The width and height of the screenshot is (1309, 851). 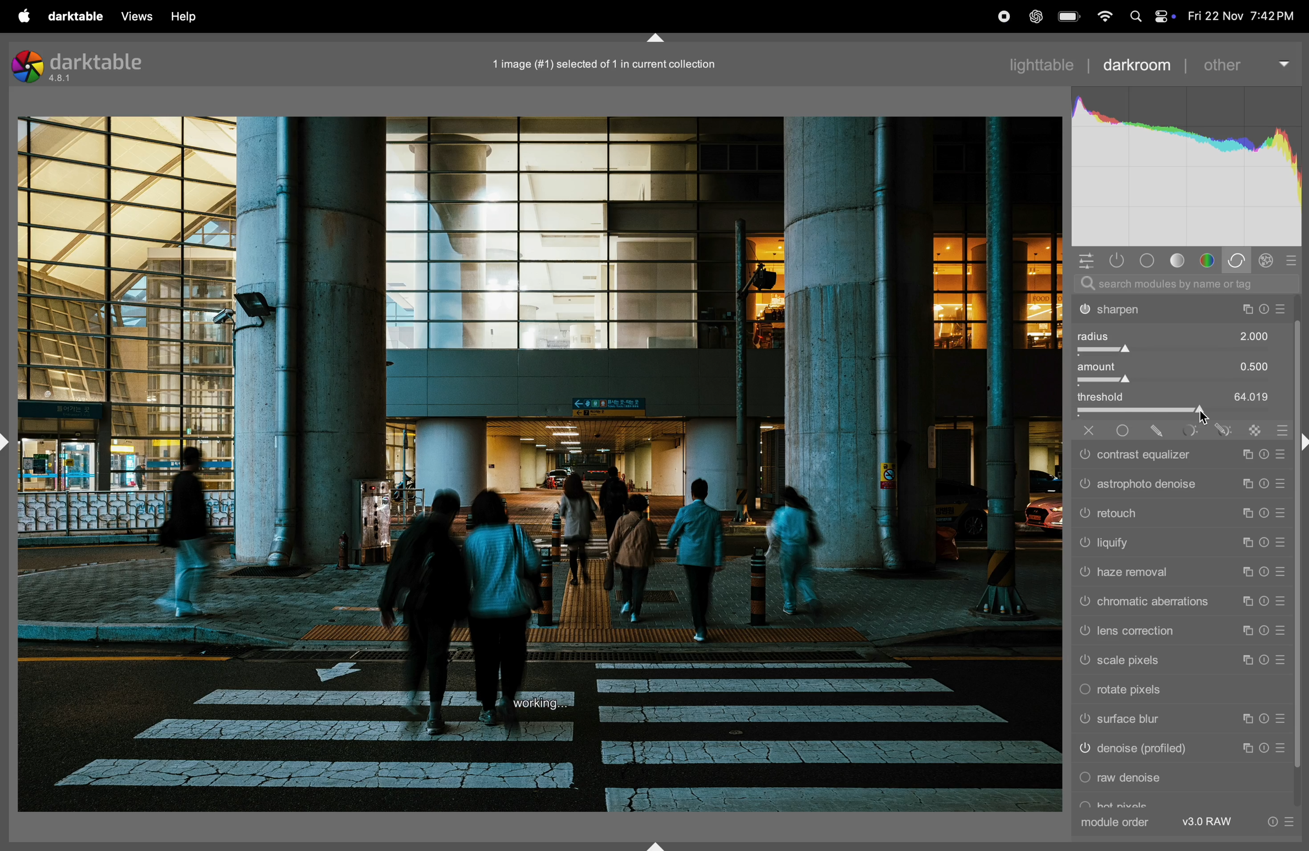 I want to click on show only active modules, so click(x=1117, y=261).